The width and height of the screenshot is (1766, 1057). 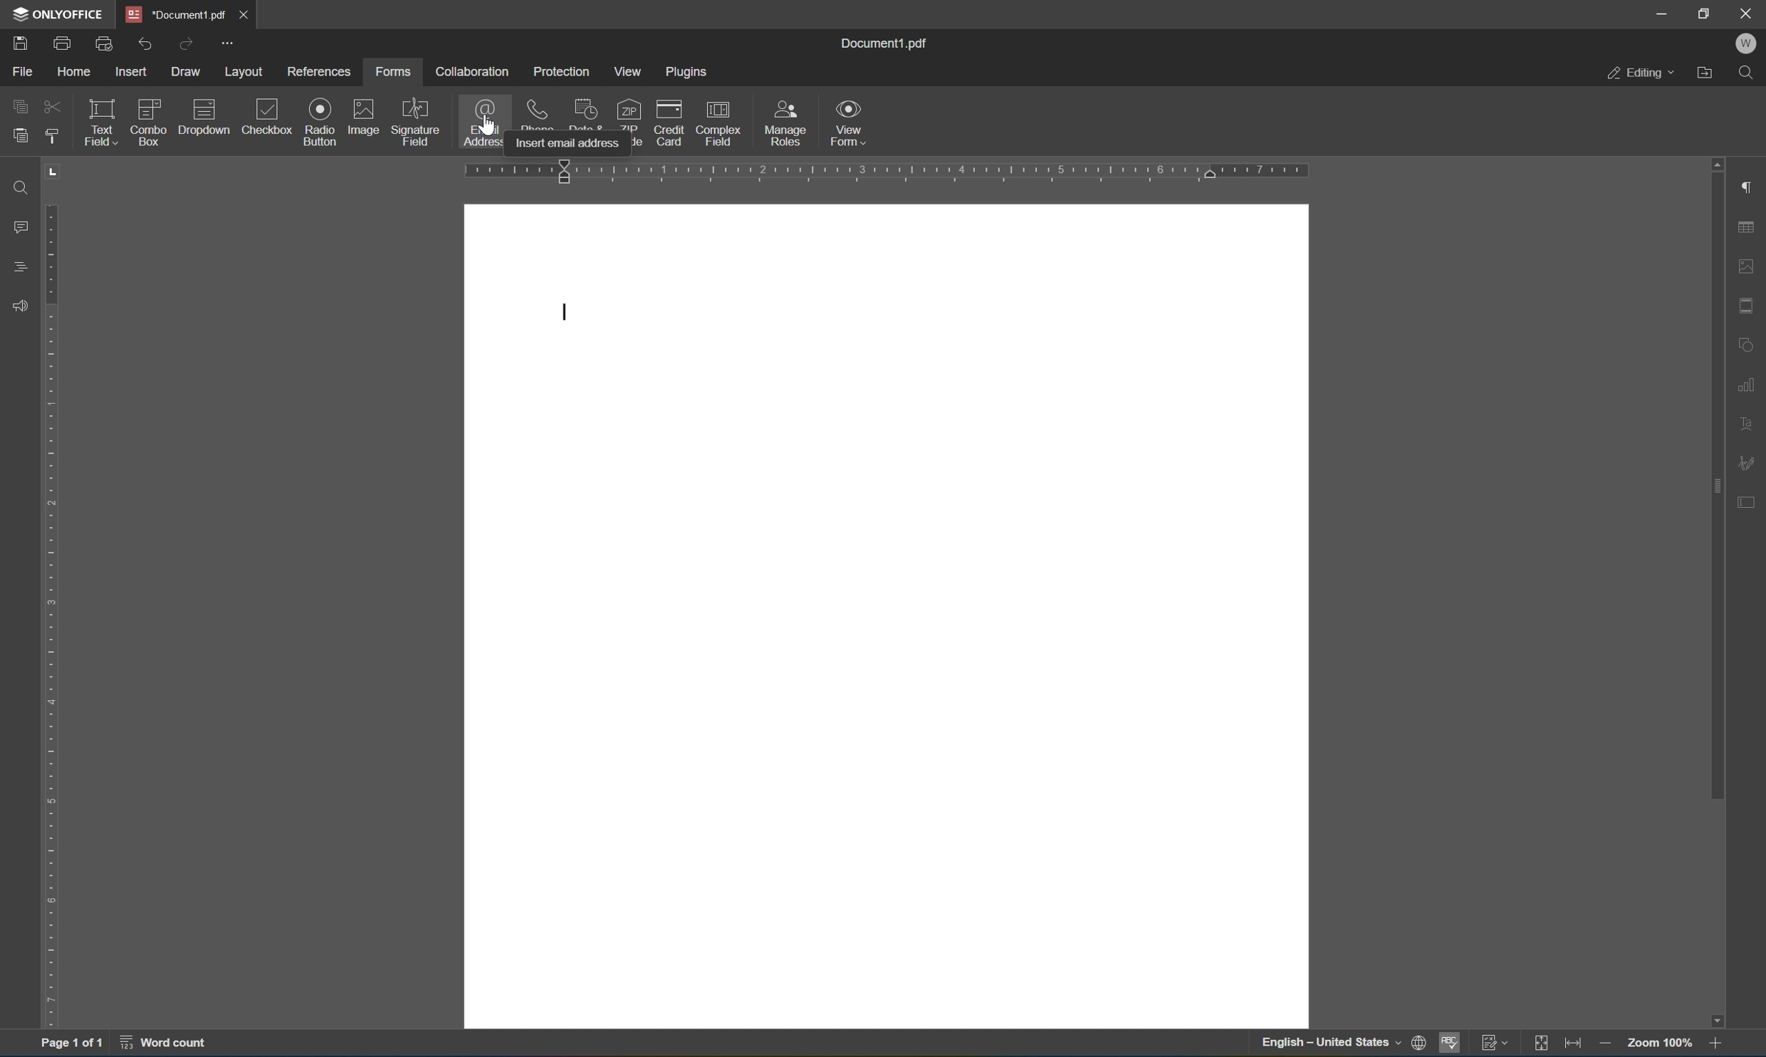 What do you see at coordinates (268, 115) in the screenshot?
I see `checkbox` at bounding box center [268, 115].